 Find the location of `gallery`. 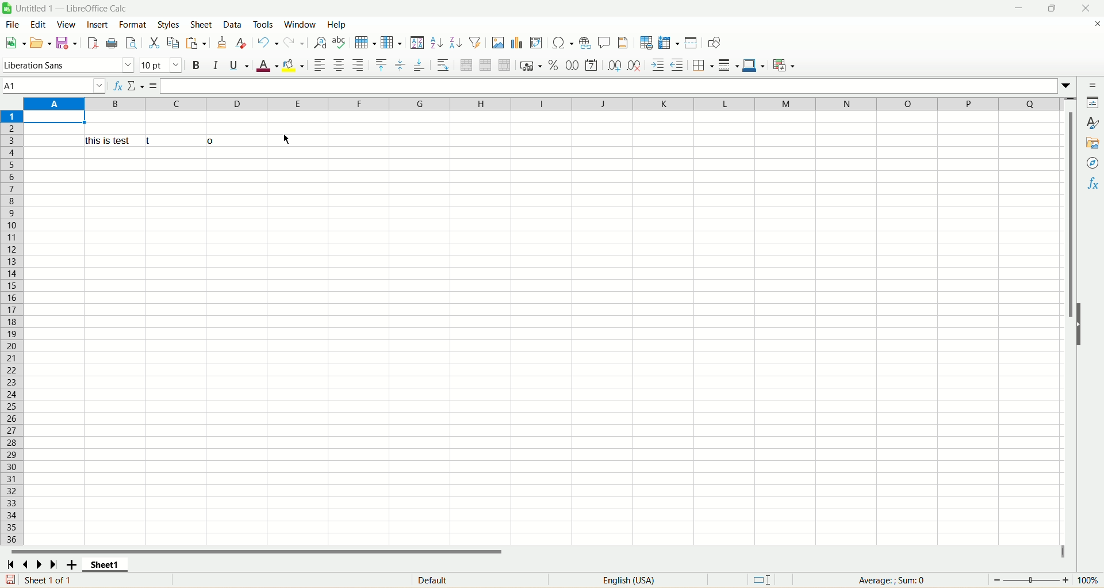

gallery is located at coordinates (1091, 143).